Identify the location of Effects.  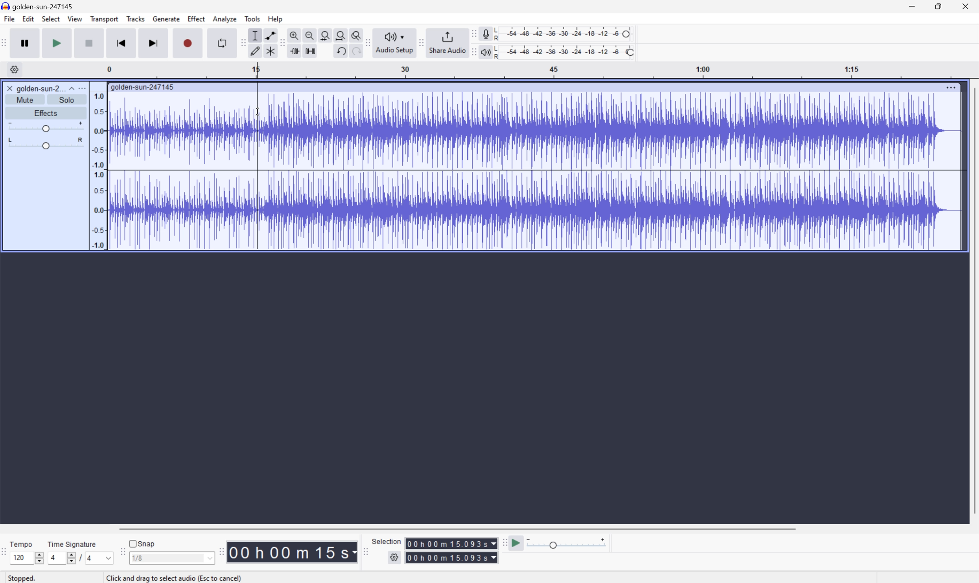
(46, 112).